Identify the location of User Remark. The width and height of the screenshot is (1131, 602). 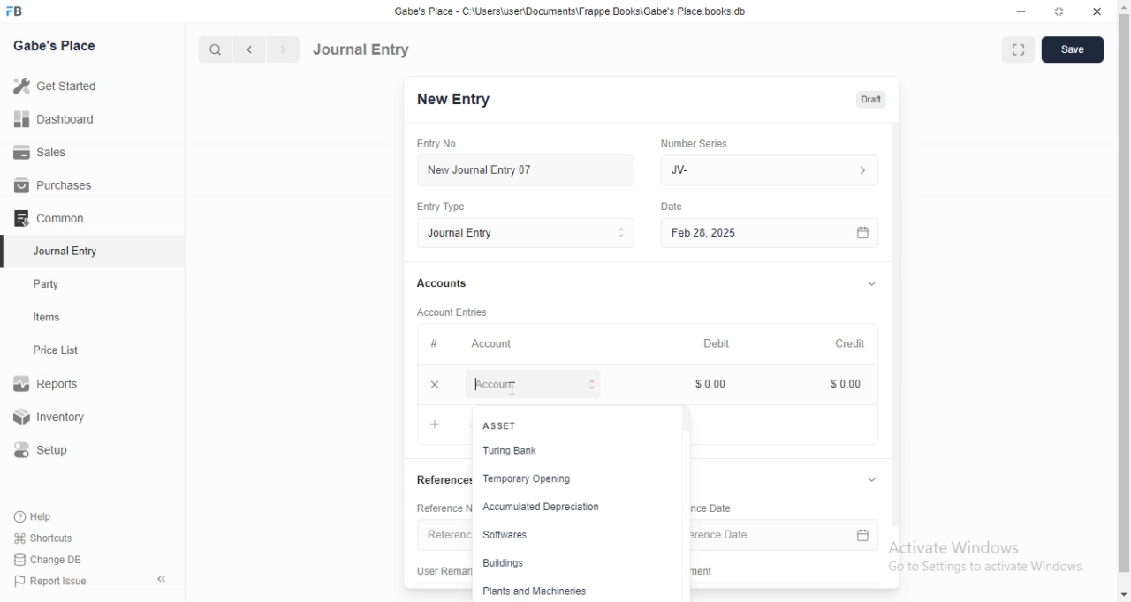
(438, 569).